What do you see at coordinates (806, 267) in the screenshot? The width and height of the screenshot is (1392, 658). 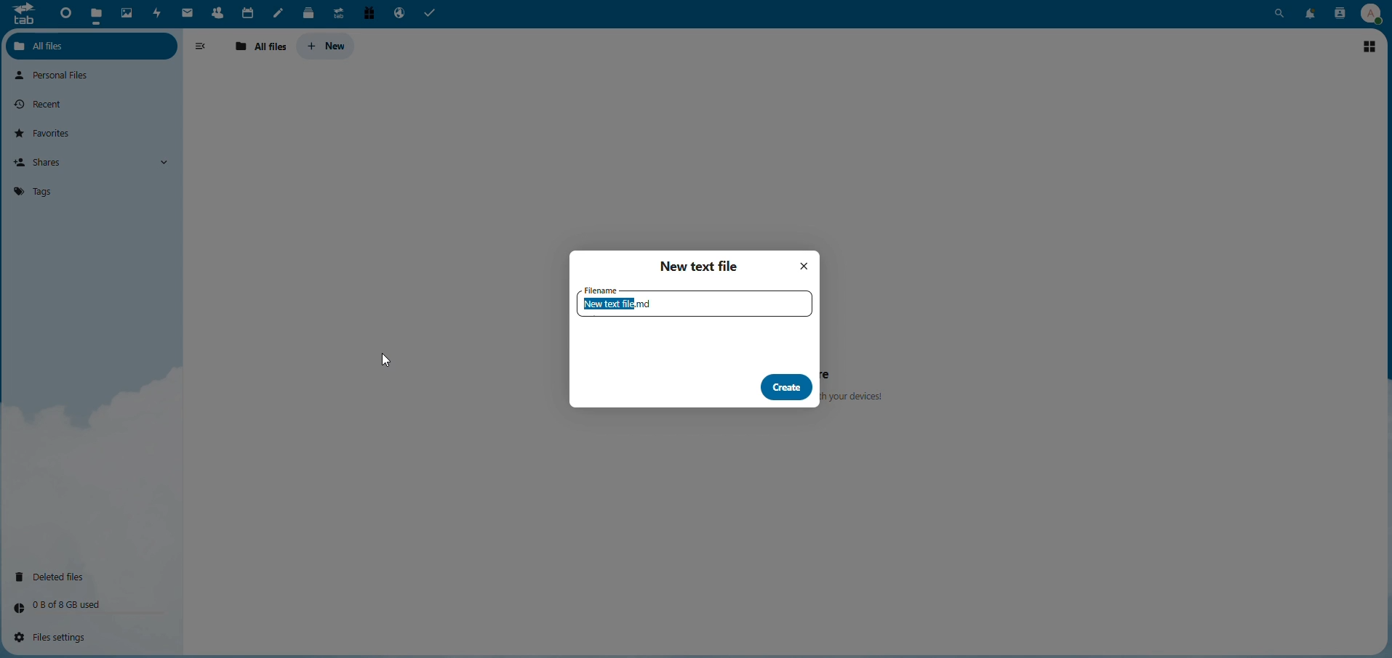 I see `Close` at bounding box center [806, 267].